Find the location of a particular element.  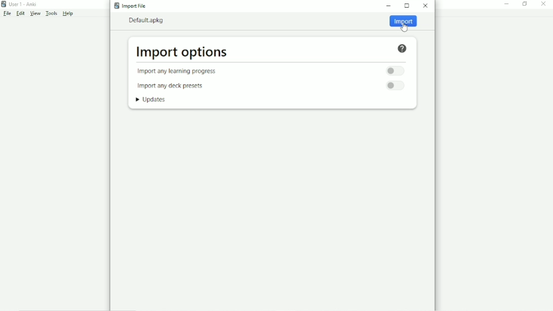

Toggle on/off is located at coordinates (394, 70).